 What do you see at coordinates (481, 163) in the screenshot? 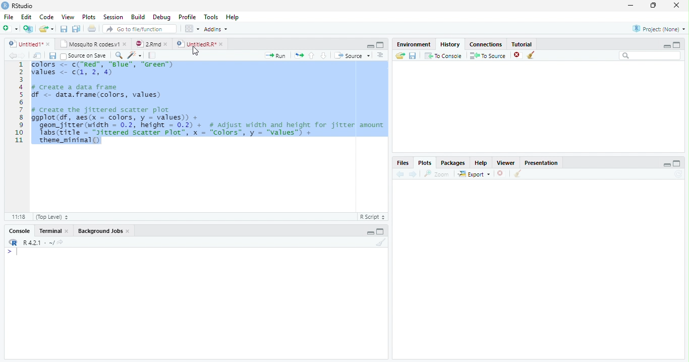
I see `Help` at bounding box center [481, 163].